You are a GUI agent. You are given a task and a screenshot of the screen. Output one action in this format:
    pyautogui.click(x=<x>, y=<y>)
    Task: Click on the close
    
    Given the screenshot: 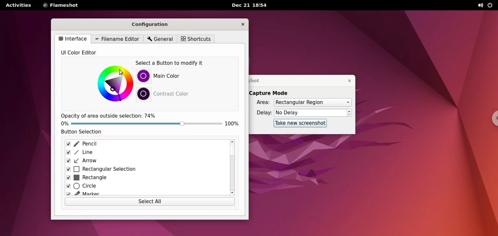 What is the action you would take?
    pyautogui.click(x=347, y=81)
    